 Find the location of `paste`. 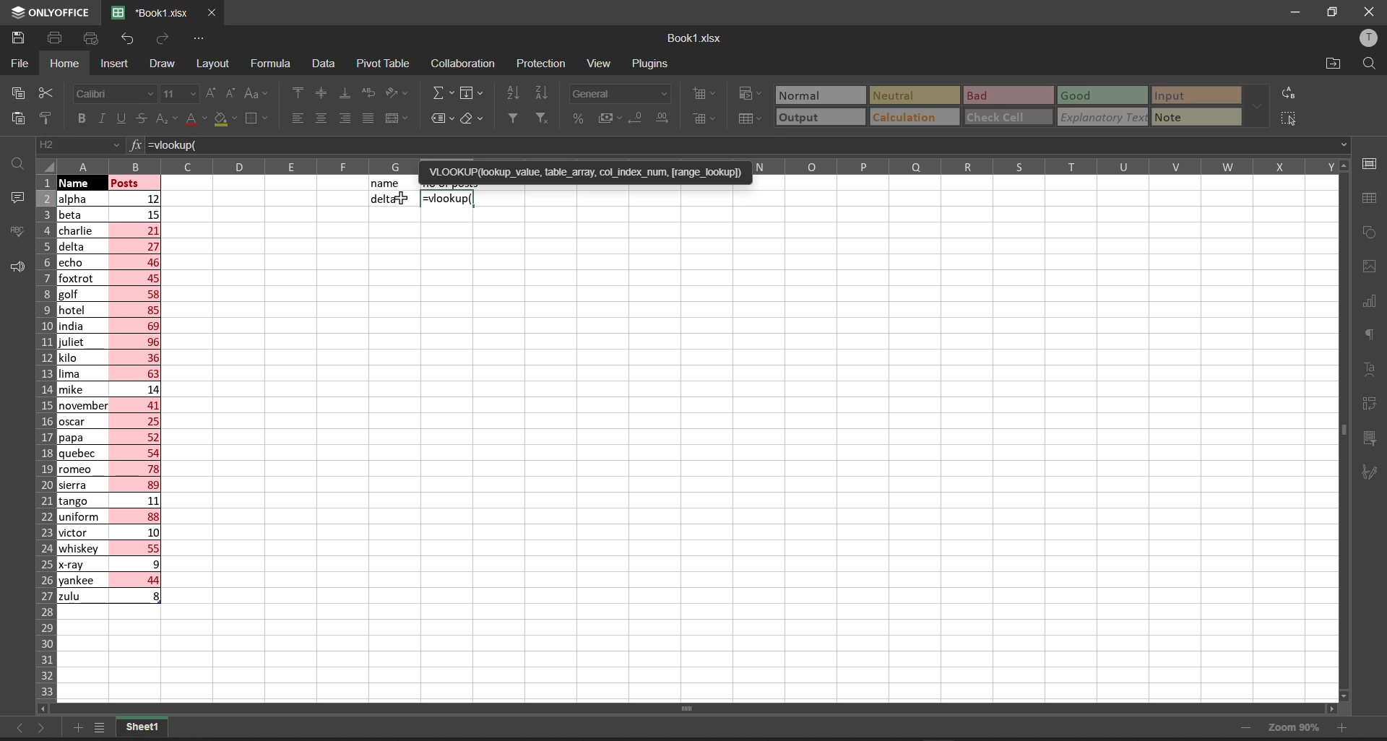

paste is located at coordinates (14, 118).